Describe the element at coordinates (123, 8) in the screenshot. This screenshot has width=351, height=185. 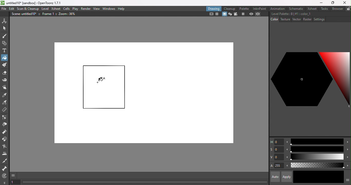
I see `Help` at that location.